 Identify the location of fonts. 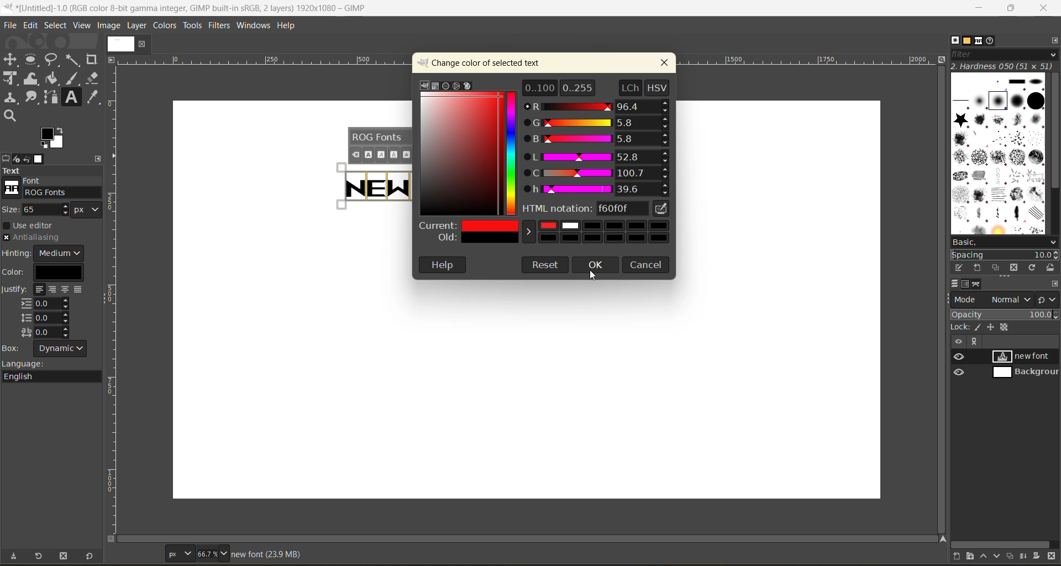
(981, 41).